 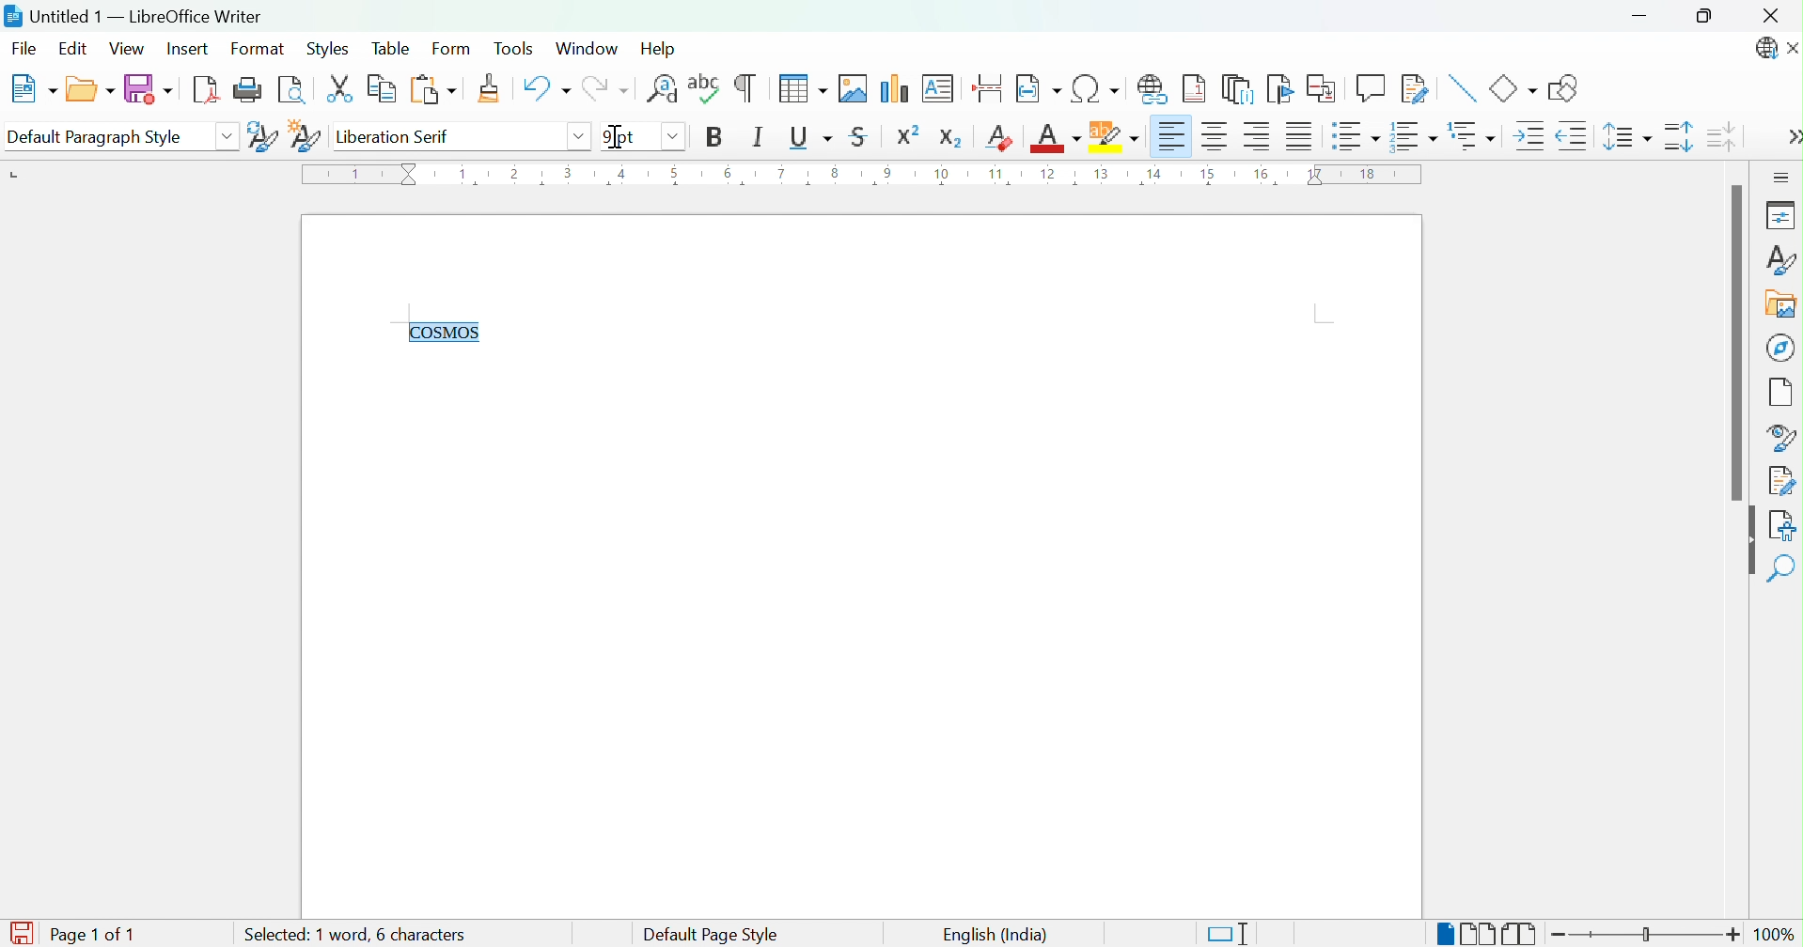 I want to click on Ibeam Cursor, so click(x=617, y=136).